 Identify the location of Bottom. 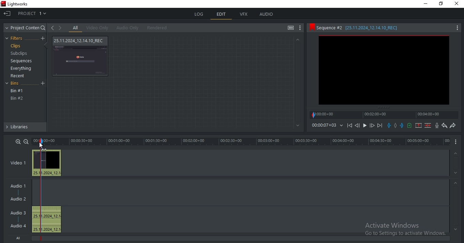
(297, 126).